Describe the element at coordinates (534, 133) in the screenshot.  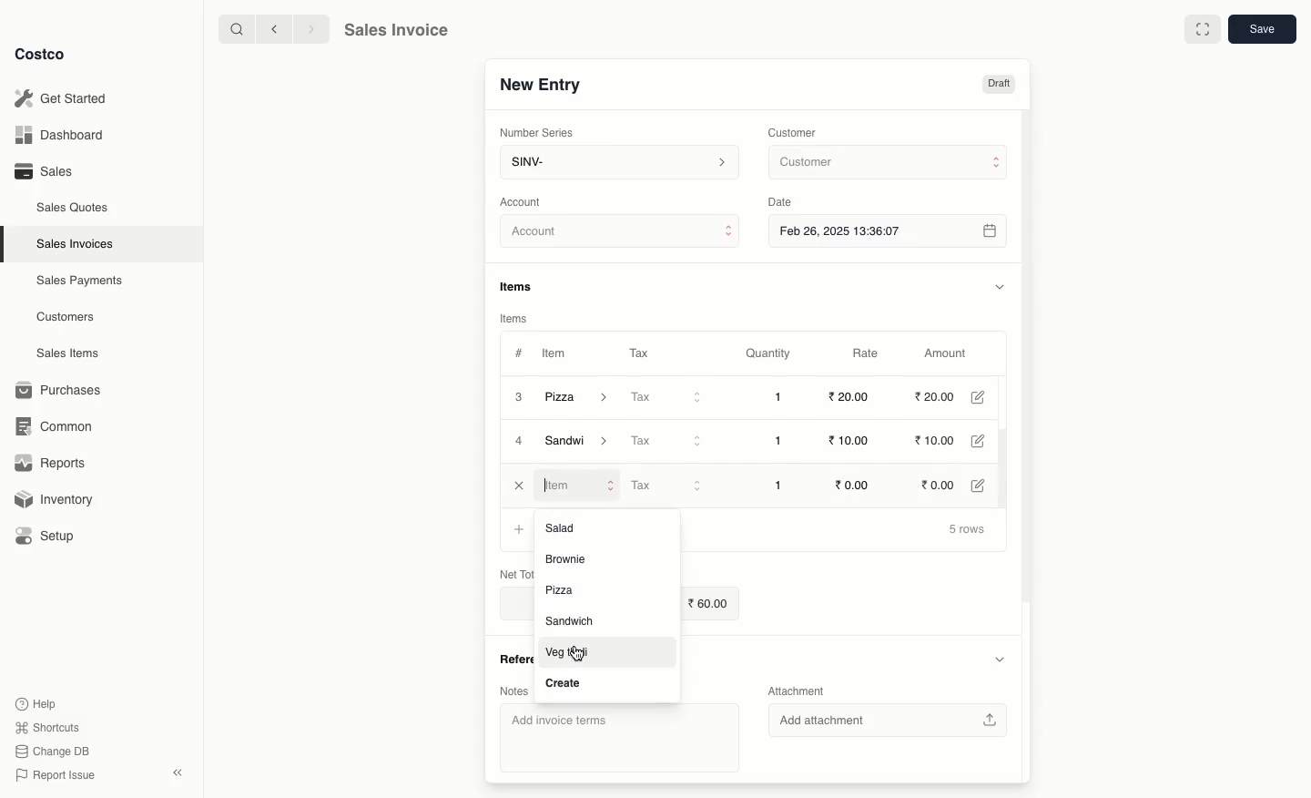
I see `‘Number Series` at that location.